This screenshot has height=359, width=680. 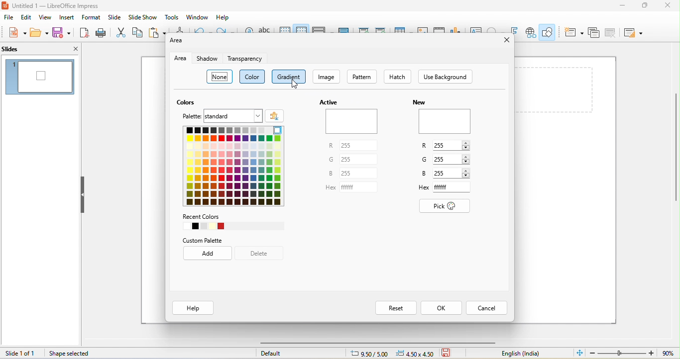 I want to click on 255, so click(x=361, y=146).